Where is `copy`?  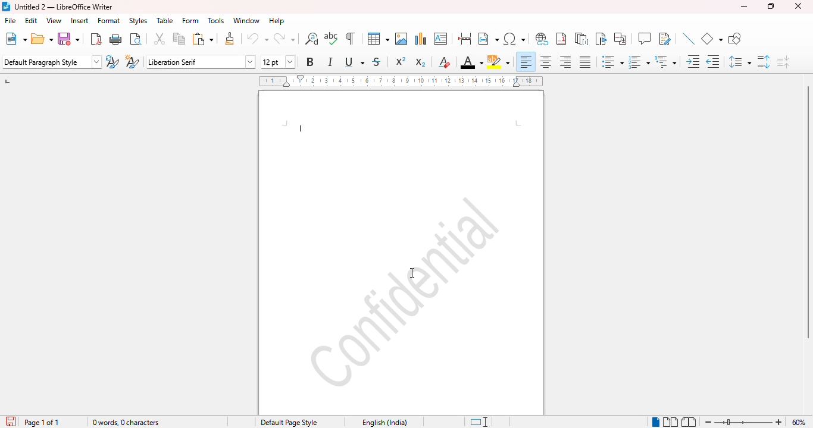 copy is located at coordinates (179, 38).